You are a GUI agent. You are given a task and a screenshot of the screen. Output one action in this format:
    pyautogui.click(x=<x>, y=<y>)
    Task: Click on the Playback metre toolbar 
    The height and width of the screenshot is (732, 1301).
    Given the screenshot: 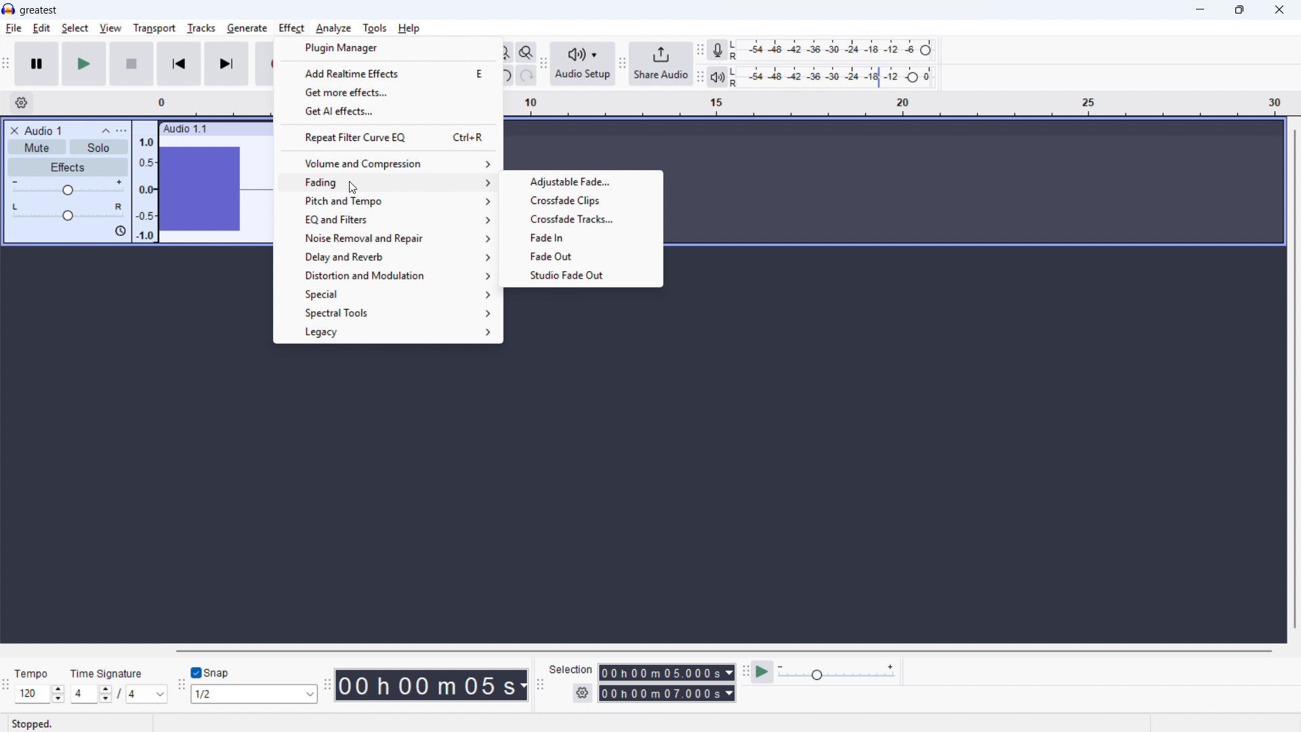 What is the action you would take?
    pyautogui.click(x=700, y=78)
    